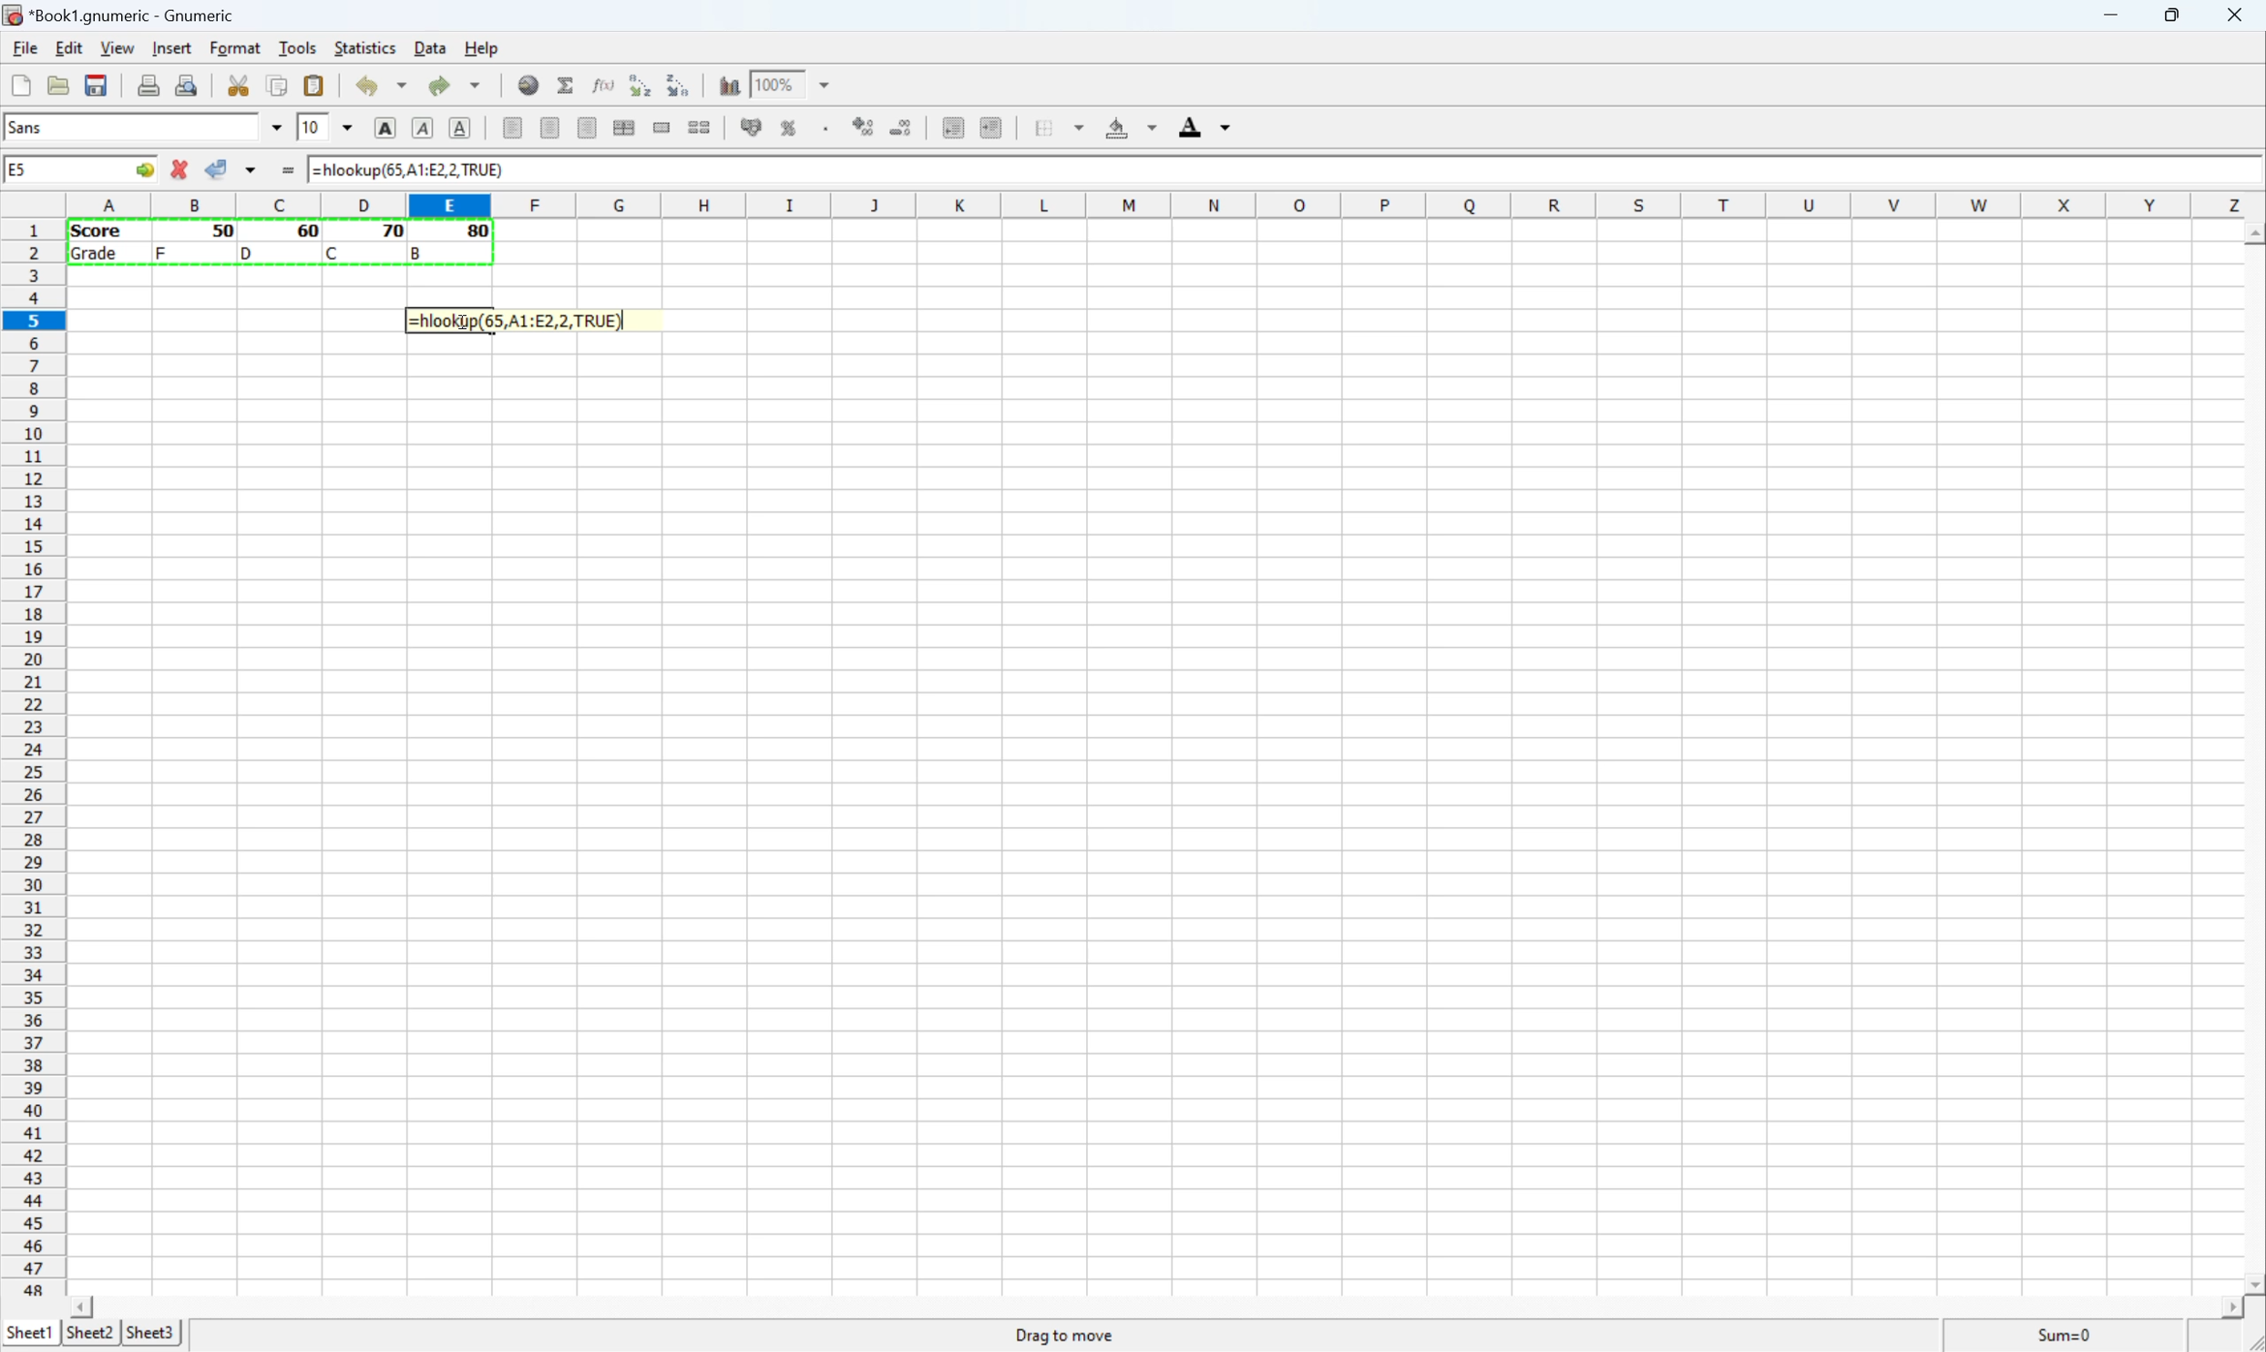  I want to click on Cut the selection, so click(237, 81).